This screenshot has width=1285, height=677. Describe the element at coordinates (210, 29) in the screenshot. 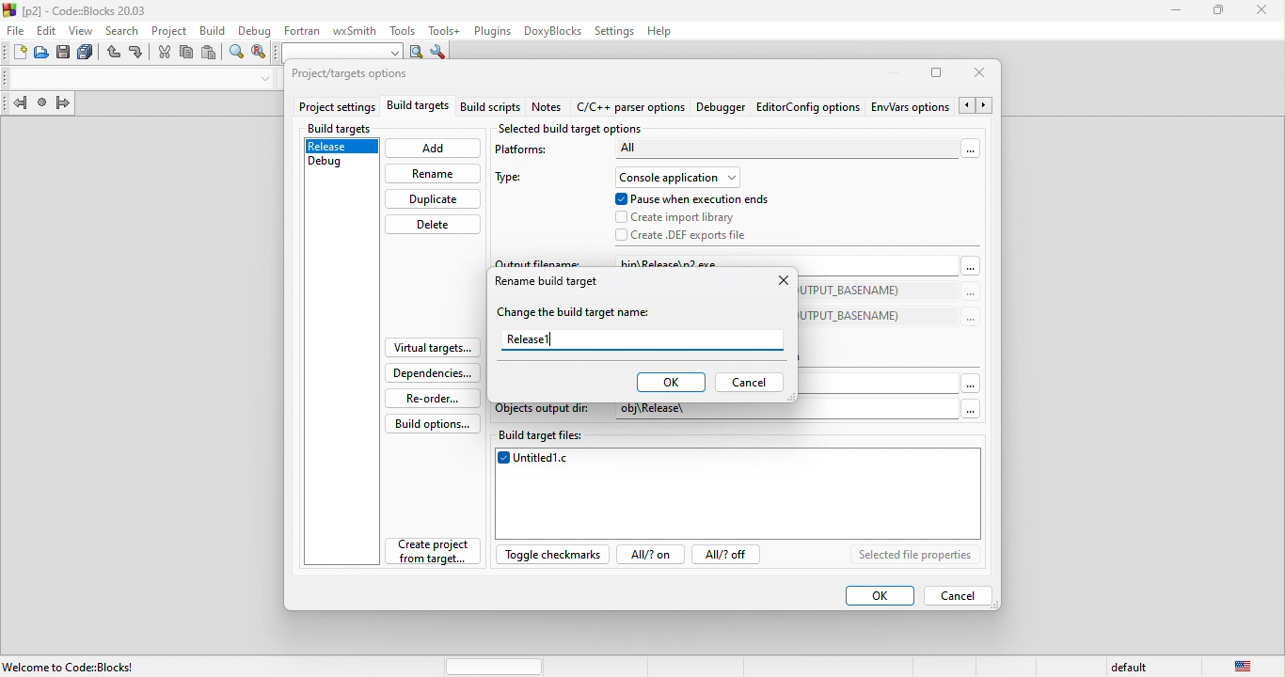

I see `build` at that location.